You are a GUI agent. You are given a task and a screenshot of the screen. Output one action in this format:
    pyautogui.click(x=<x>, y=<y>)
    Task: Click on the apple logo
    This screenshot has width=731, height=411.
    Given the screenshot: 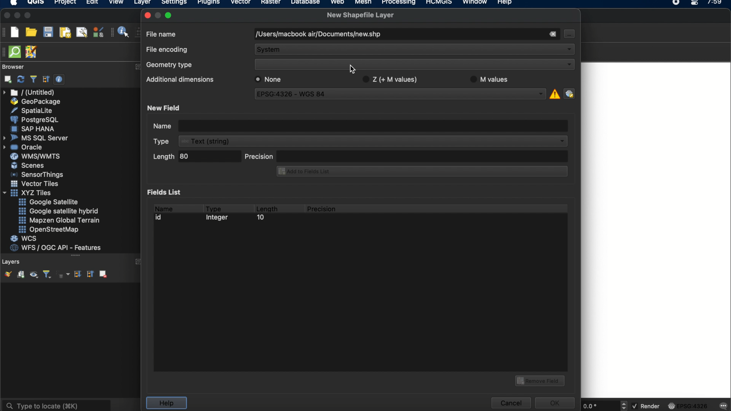 What is the action you would take?
    pyautogui.click(x=13, y=3)
    